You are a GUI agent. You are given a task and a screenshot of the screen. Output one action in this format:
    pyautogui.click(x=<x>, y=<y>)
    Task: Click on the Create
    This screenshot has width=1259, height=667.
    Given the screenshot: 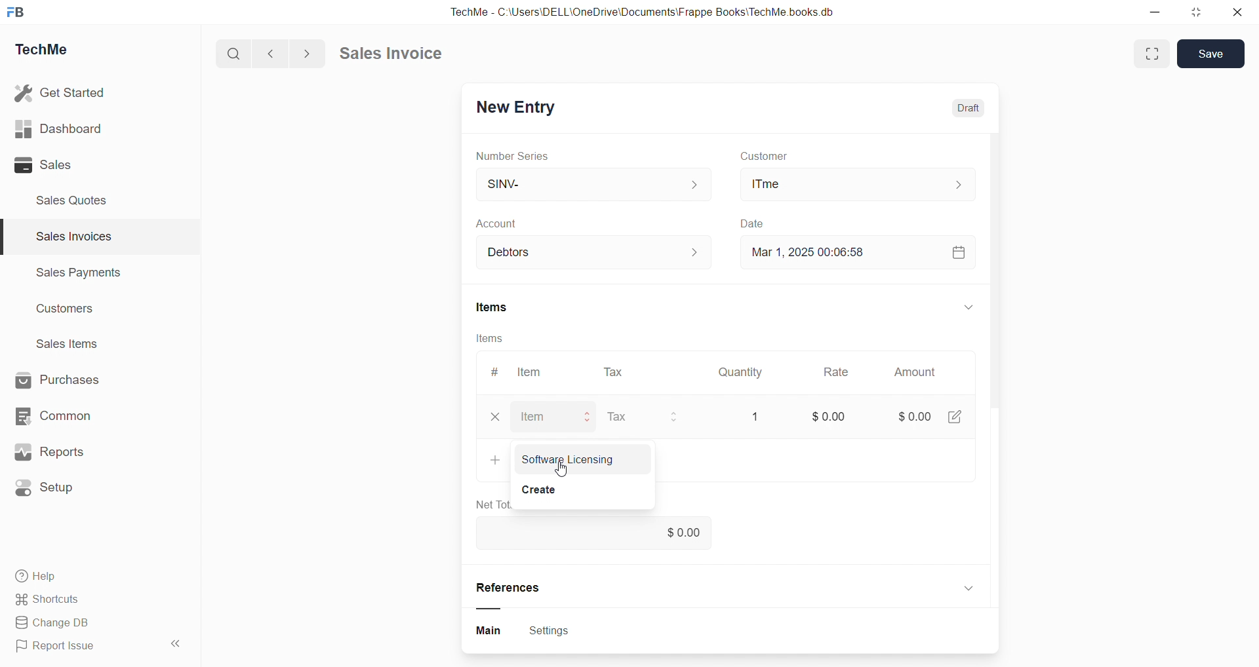 What is the action you would take?
    pyautogui.click(x=748, y=221)
    